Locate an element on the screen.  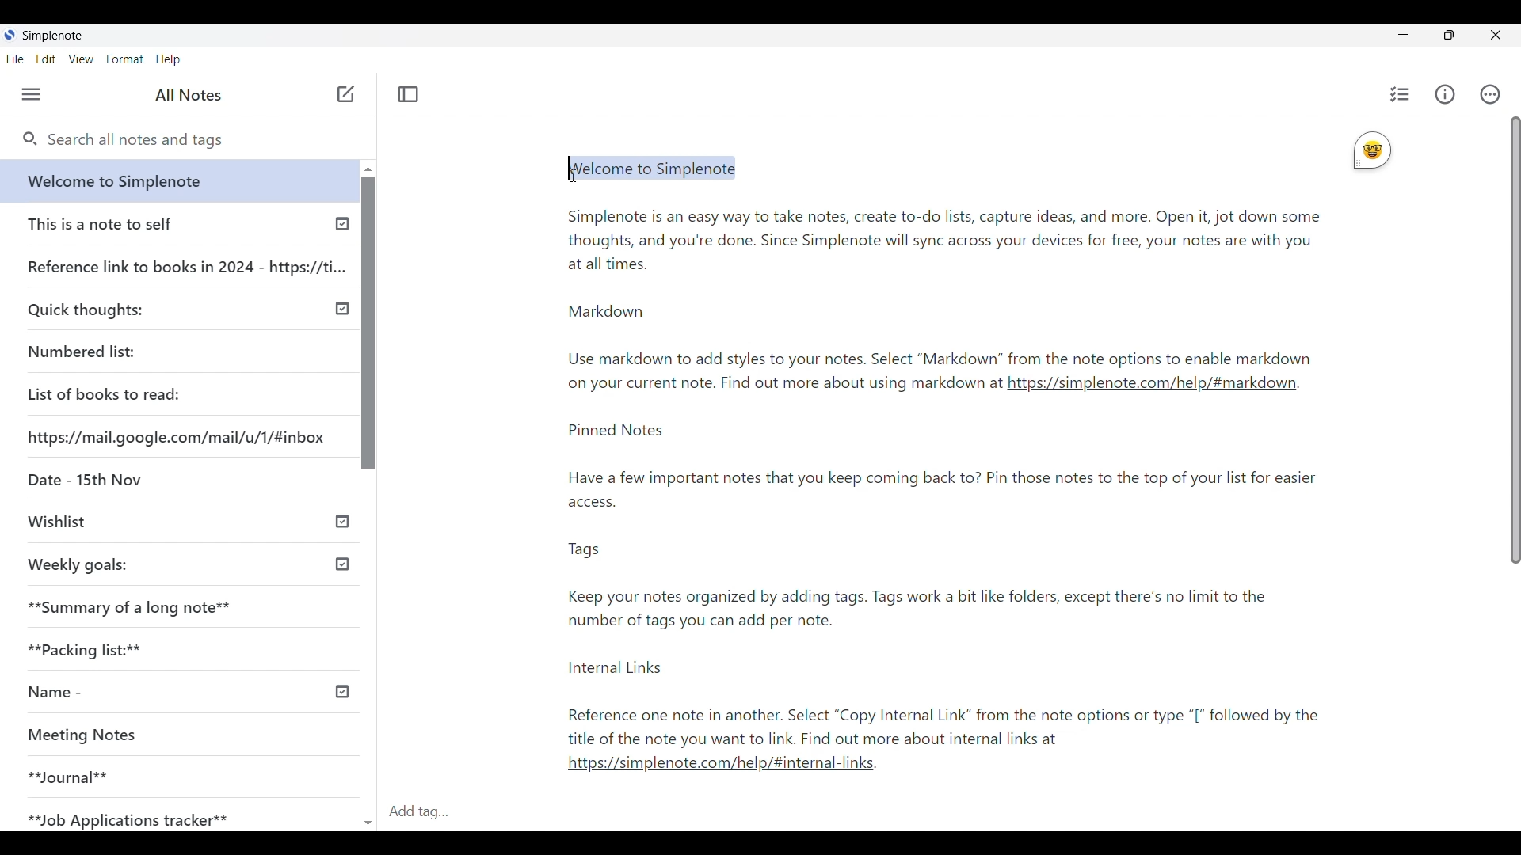
Info is located at coordinates (1445, 94).